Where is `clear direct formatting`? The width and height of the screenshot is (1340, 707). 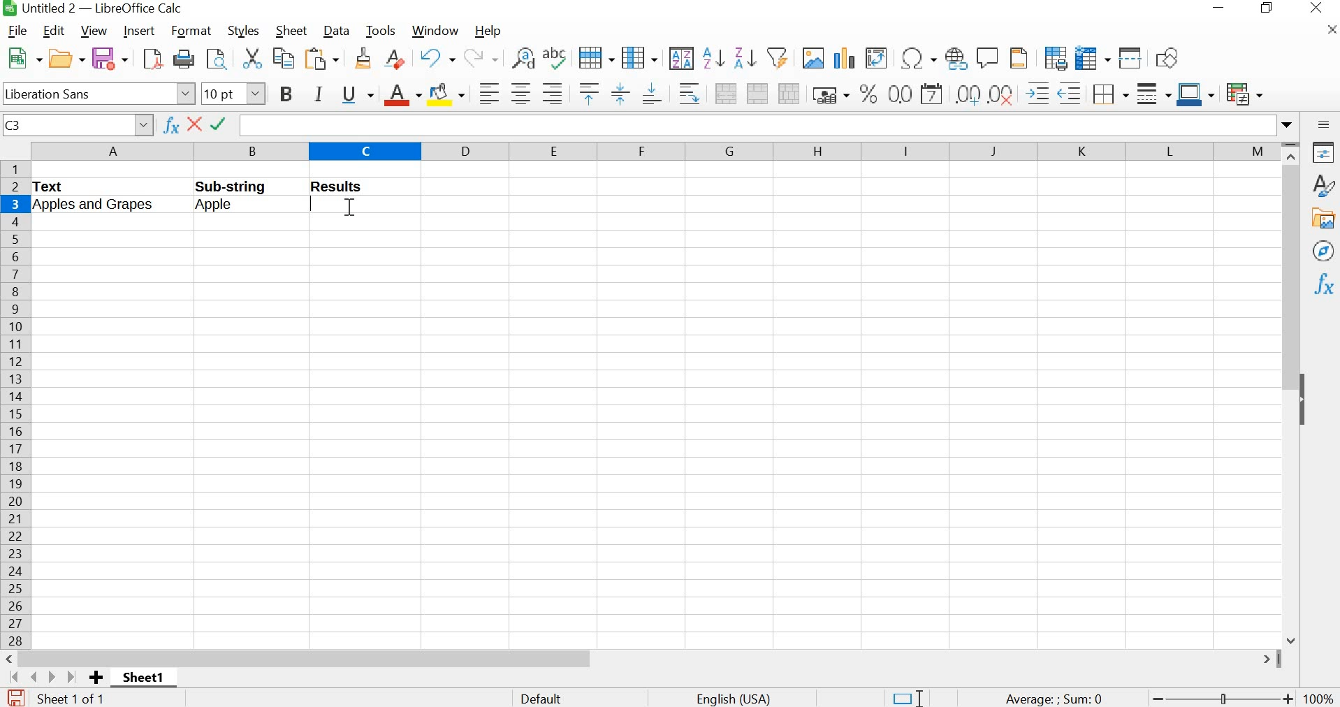
clear direct formatting is located at coordinates (394, 59).